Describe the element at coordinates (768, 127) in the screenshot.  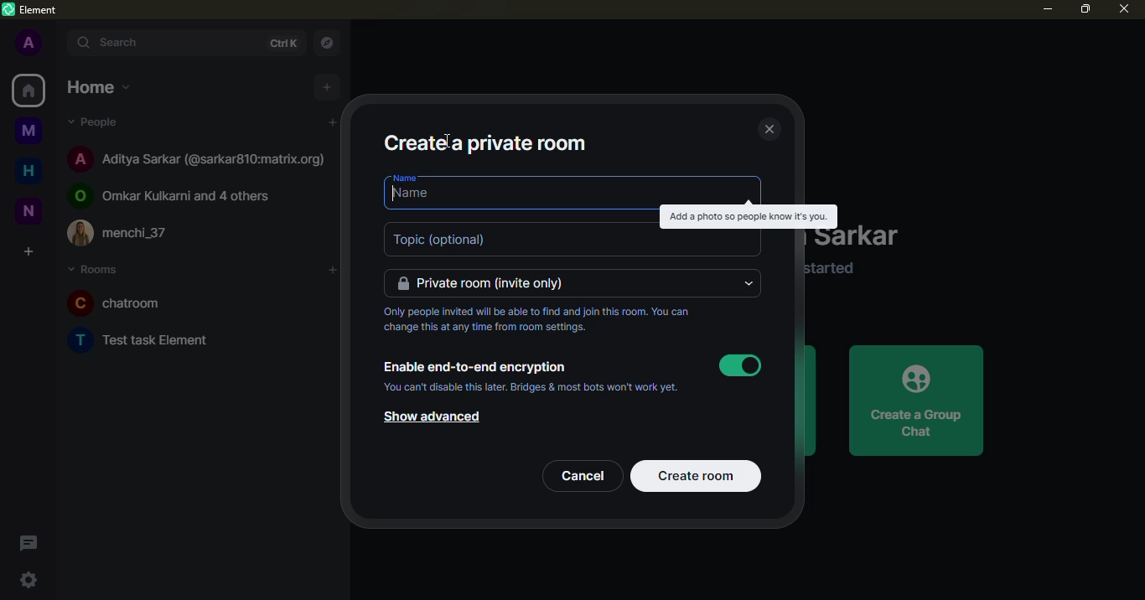
I see `close` at that location.